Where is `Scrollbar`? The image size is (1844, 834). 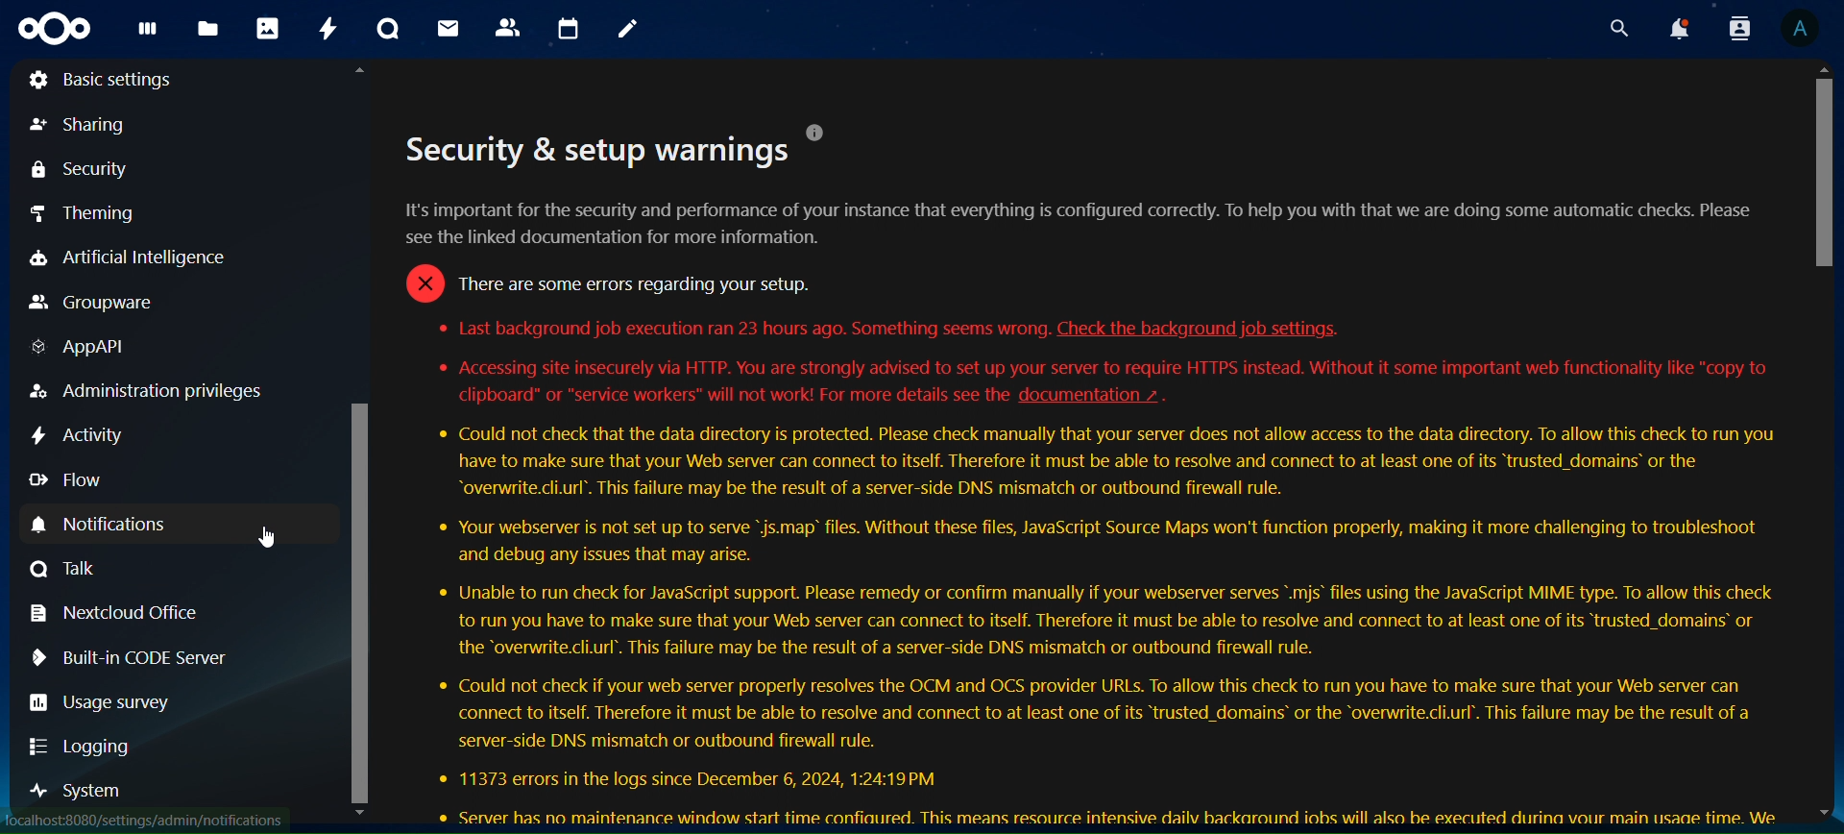
Scrollbar is located at coordinates (1821, 443).